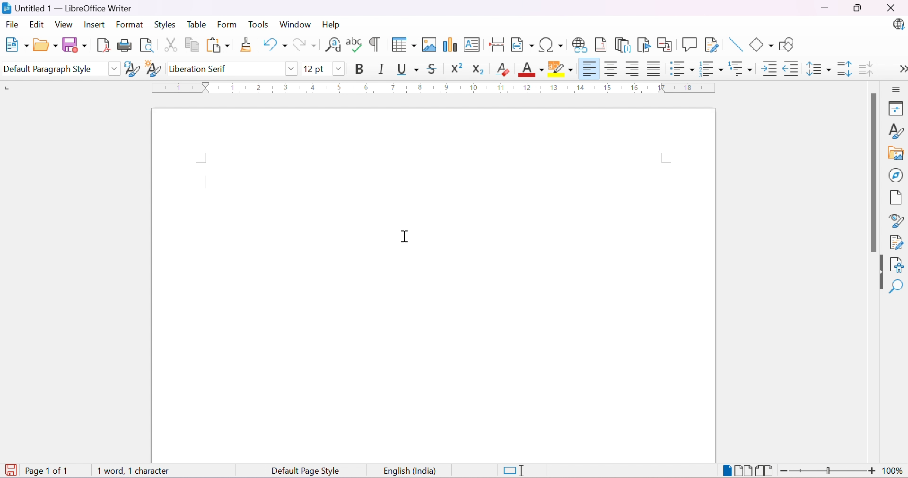  What do you see at coordinates (710, 68) in the screenshot?
I see `Toggle Ordered List` at bounding box center [710, 68].